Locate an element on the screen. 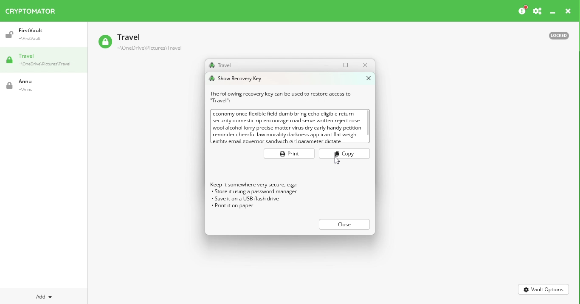  Cryptomator is located at coordinates (31, 9).